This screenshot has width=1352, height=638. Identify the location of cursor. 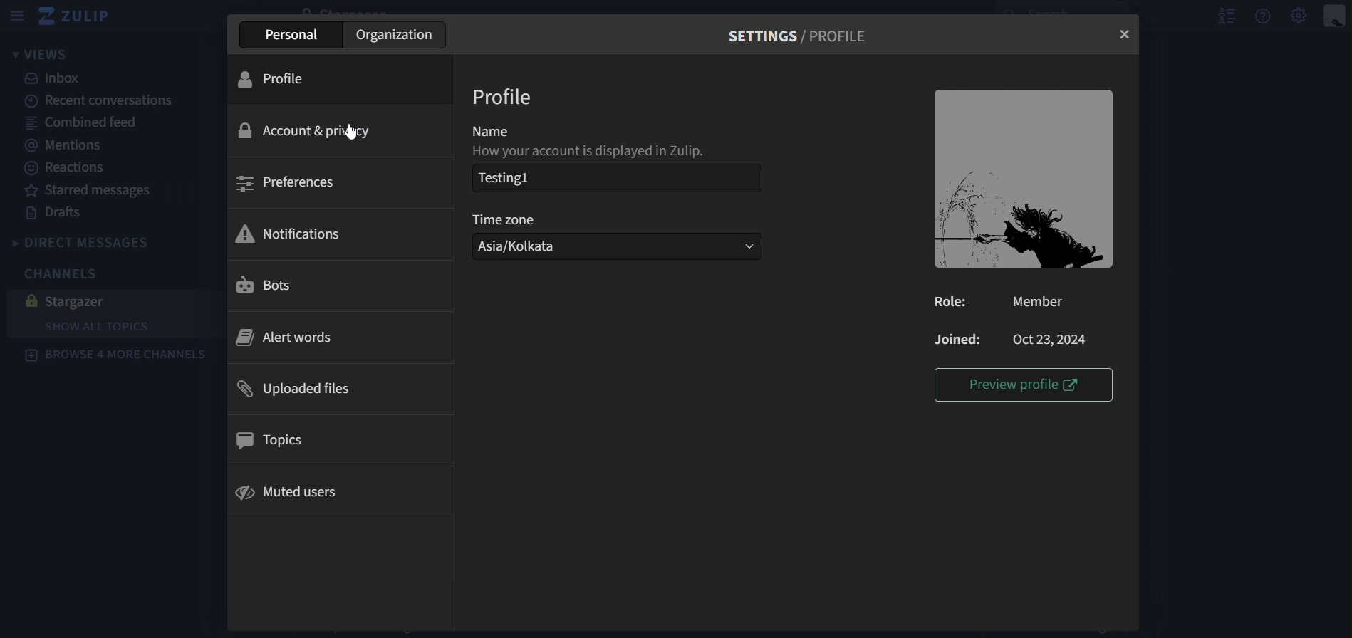
(355, 132).